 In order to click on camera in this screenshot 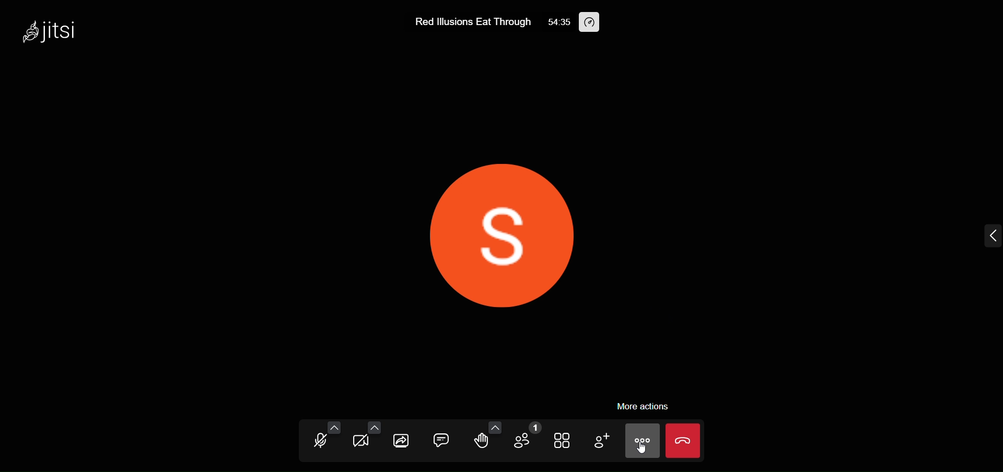, I will do `click(360, 444)`.